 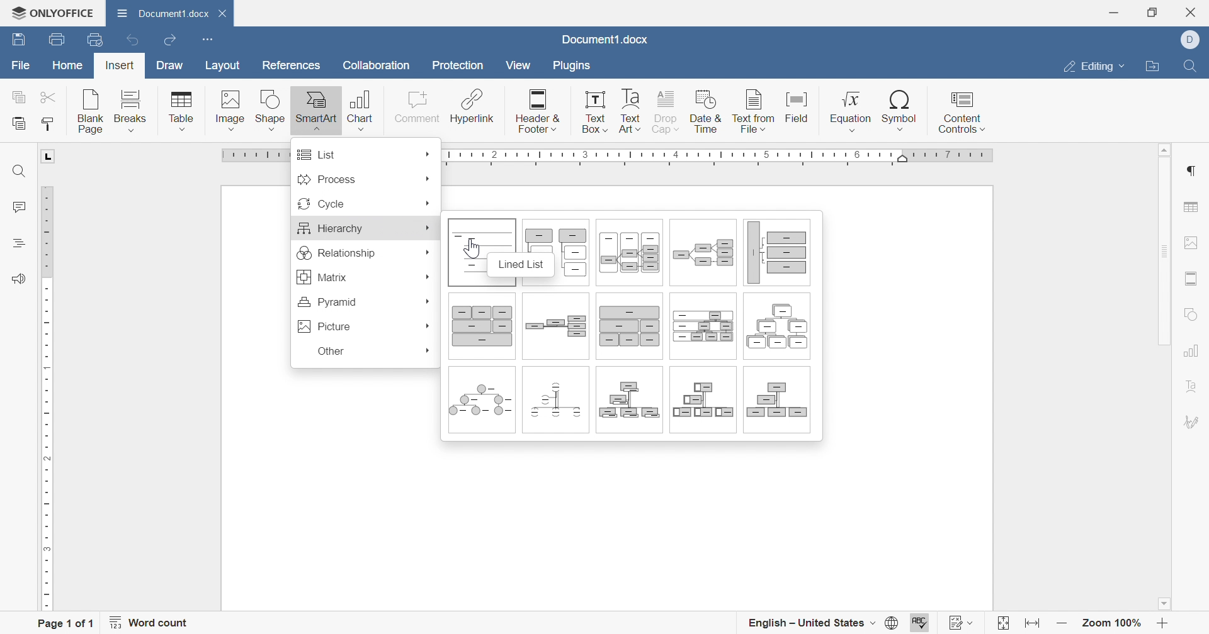 I want to click on Redo, so click(x=171, y=40).